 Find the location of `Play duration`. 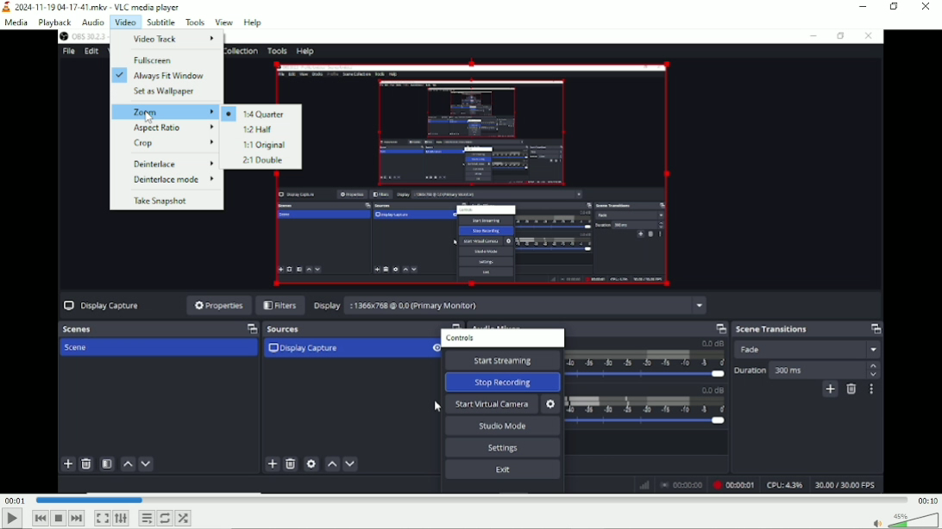

Play duration is located at coordinates (470, 500).